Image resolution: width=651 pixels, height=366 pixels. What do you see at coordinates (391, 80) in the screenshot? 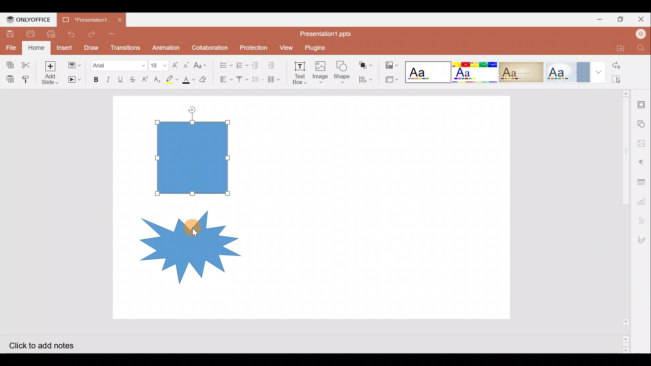
I see `Select slide size` at bounding box center [391, 80].